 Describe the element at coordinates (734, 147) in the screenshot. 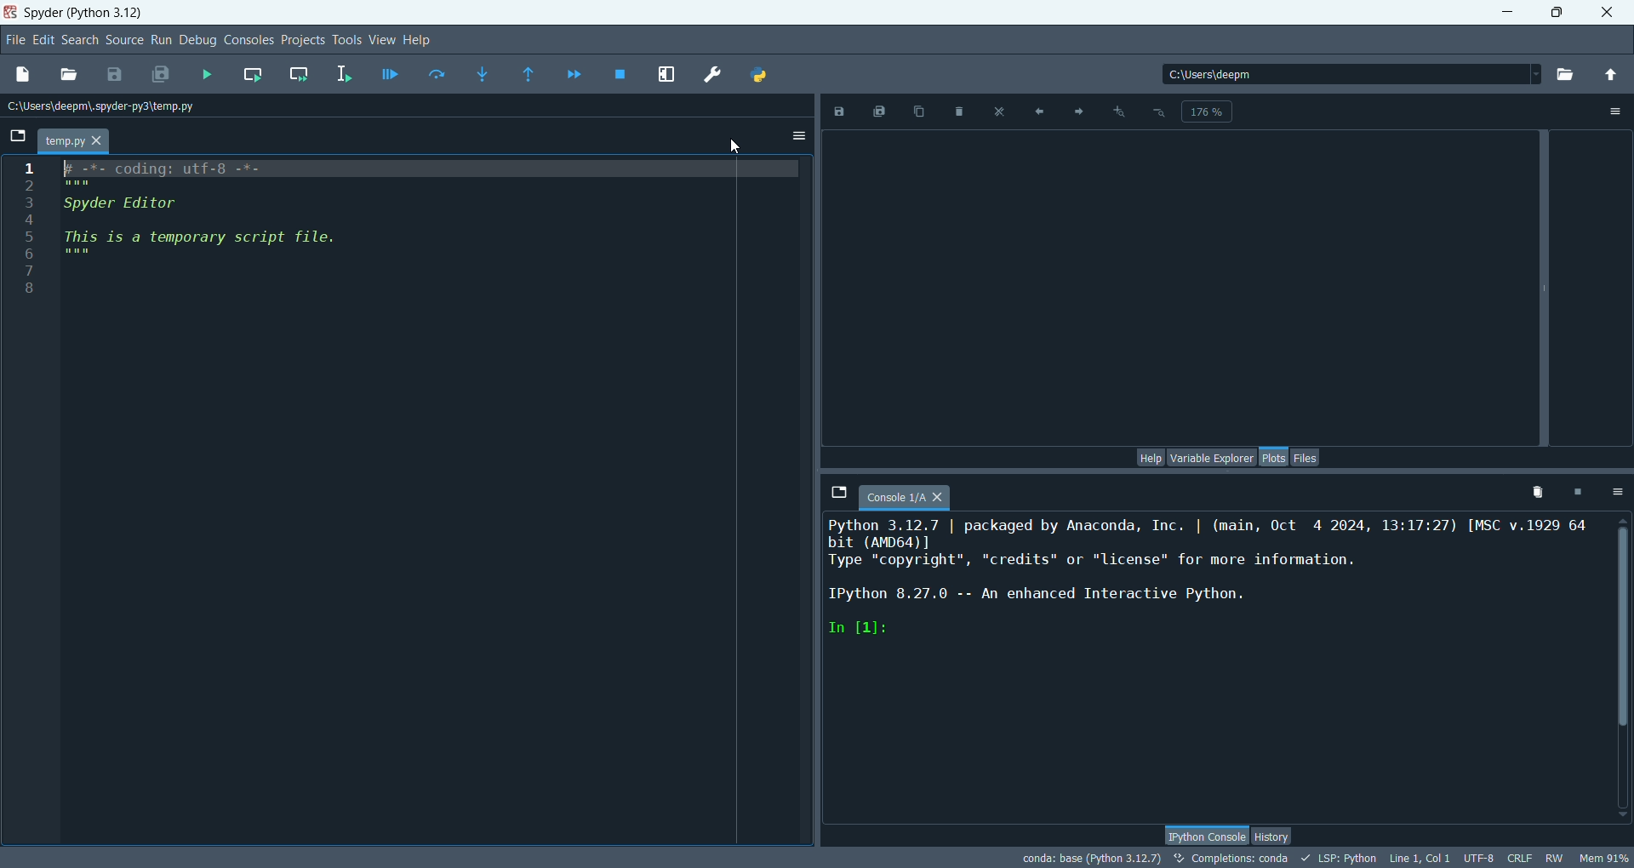

I see `cursor` at that location.